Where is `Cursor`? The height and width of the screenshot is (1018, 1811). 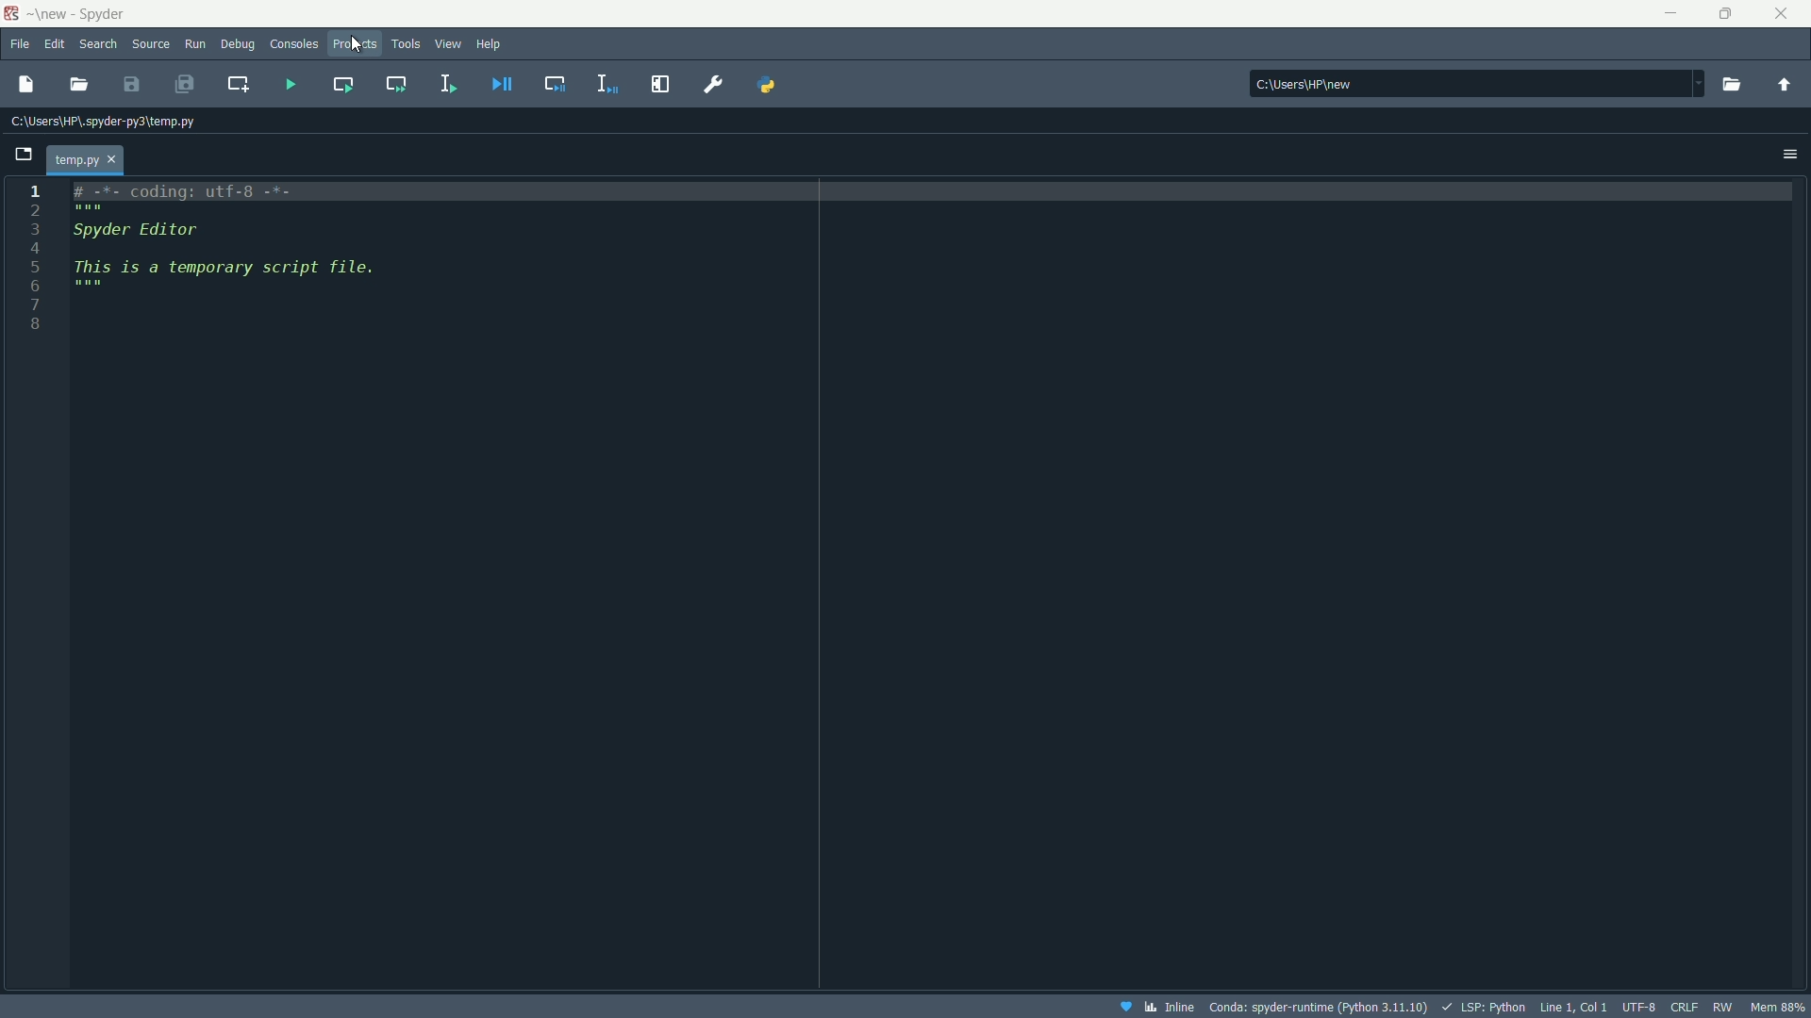
Cursor is located at coordinates (358, 46).